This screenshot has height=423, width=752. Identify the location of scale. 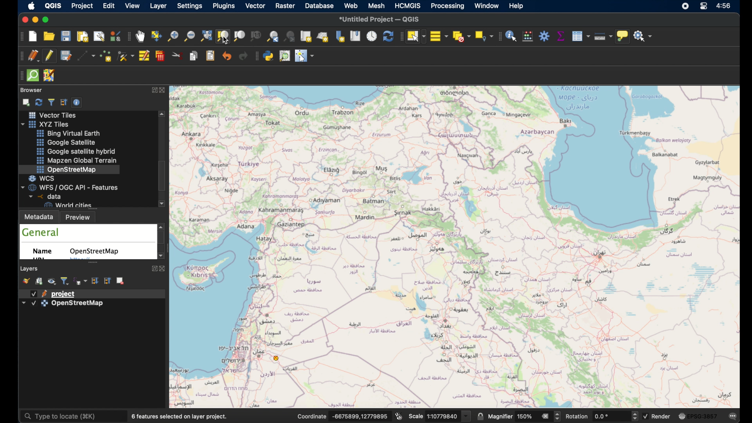
(415, 417).